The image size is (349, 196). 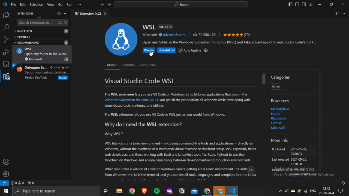 I want to click on RECOMMENDED, so click(x=41, y=42).